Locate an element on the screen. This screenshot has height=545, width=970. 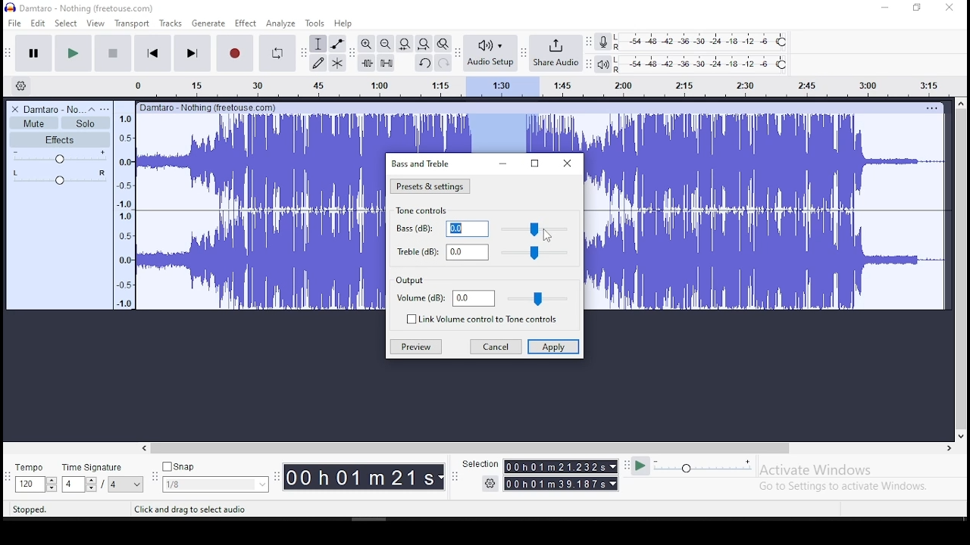
presets and settings is located at coordinates (429, 186).